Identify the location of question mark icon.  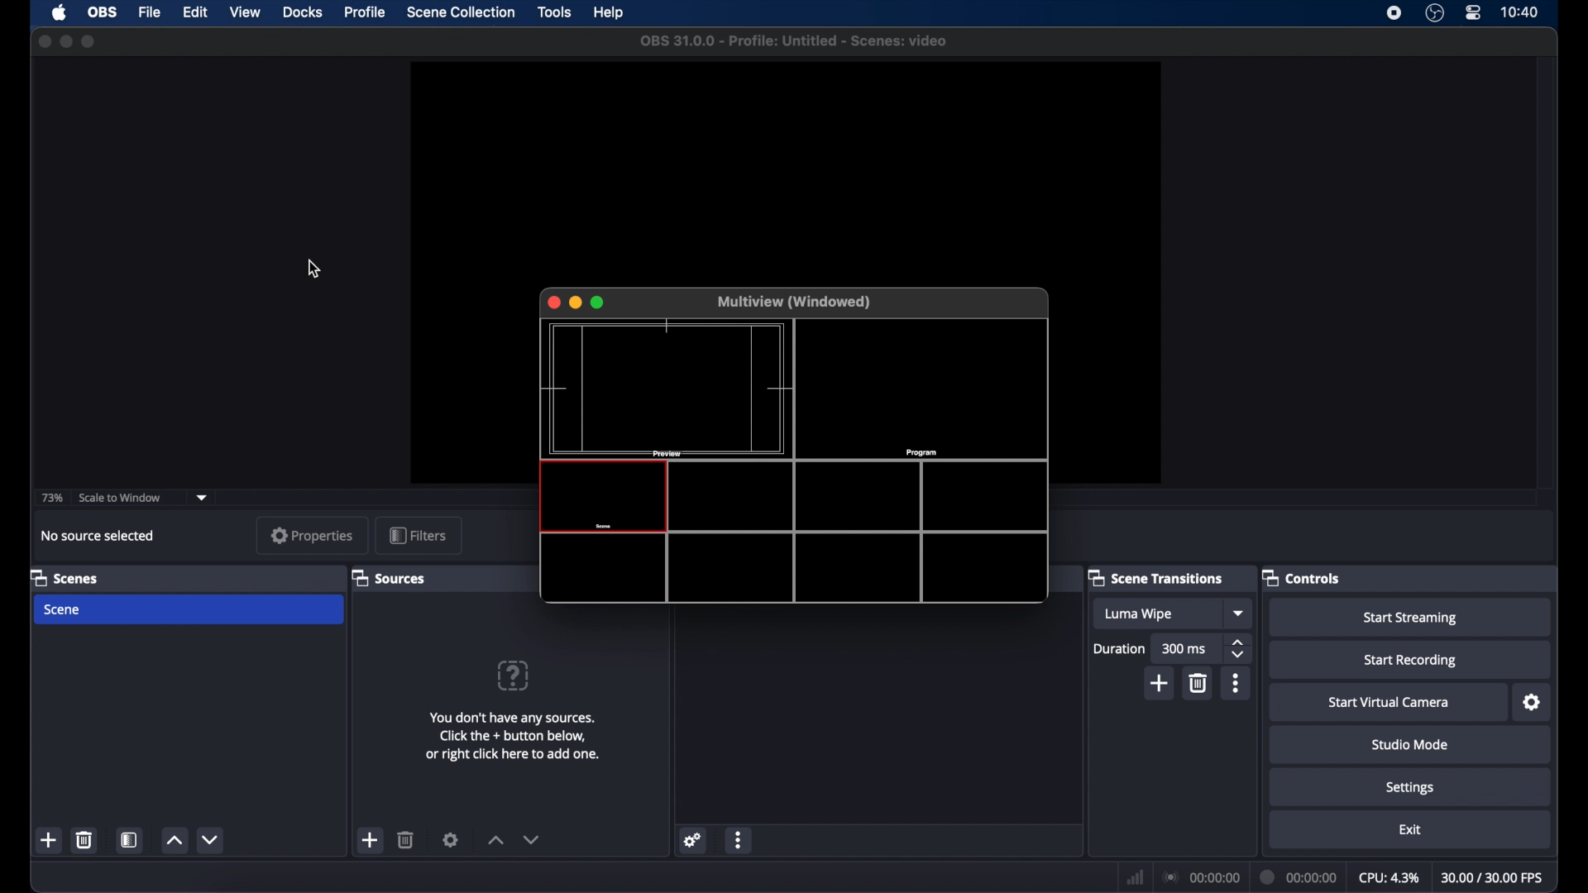
(514, 675).